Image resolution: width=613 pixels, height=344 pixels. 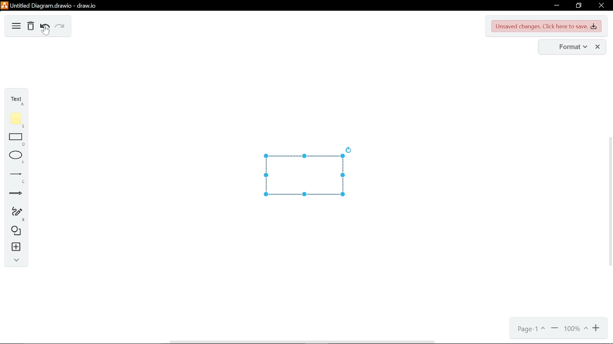 I want to click on rotate the diagram, so click(x=349, y=149).